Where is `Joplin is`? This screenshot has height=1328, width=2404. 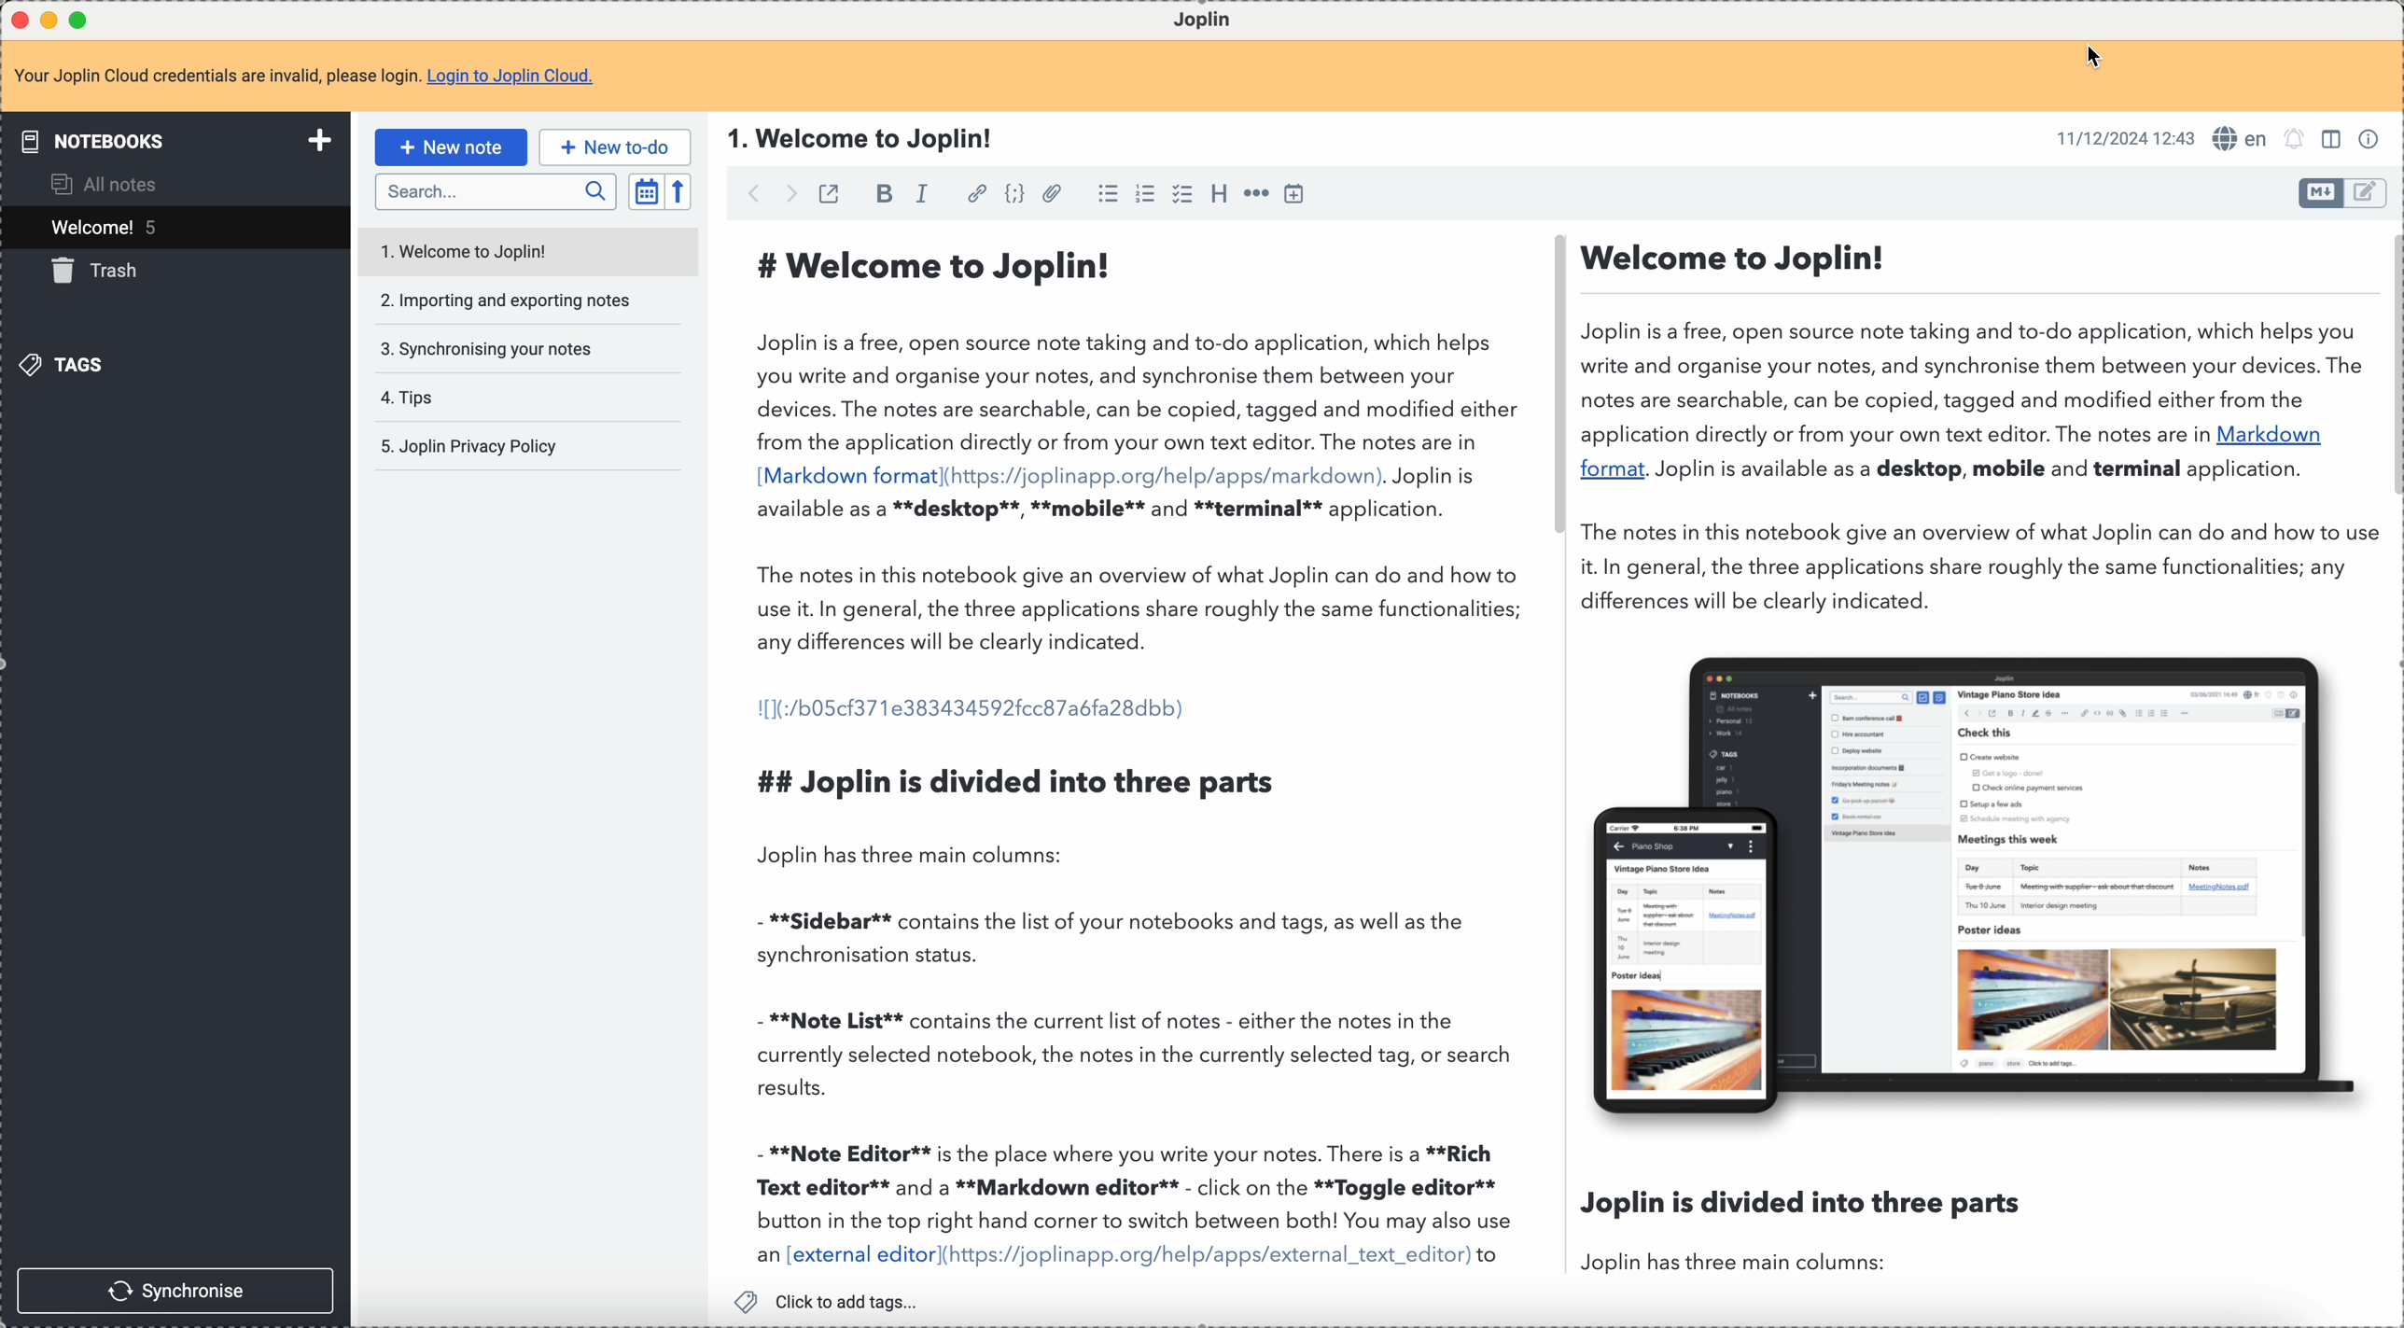
Joplin is is located at coordinates (1435, 475).